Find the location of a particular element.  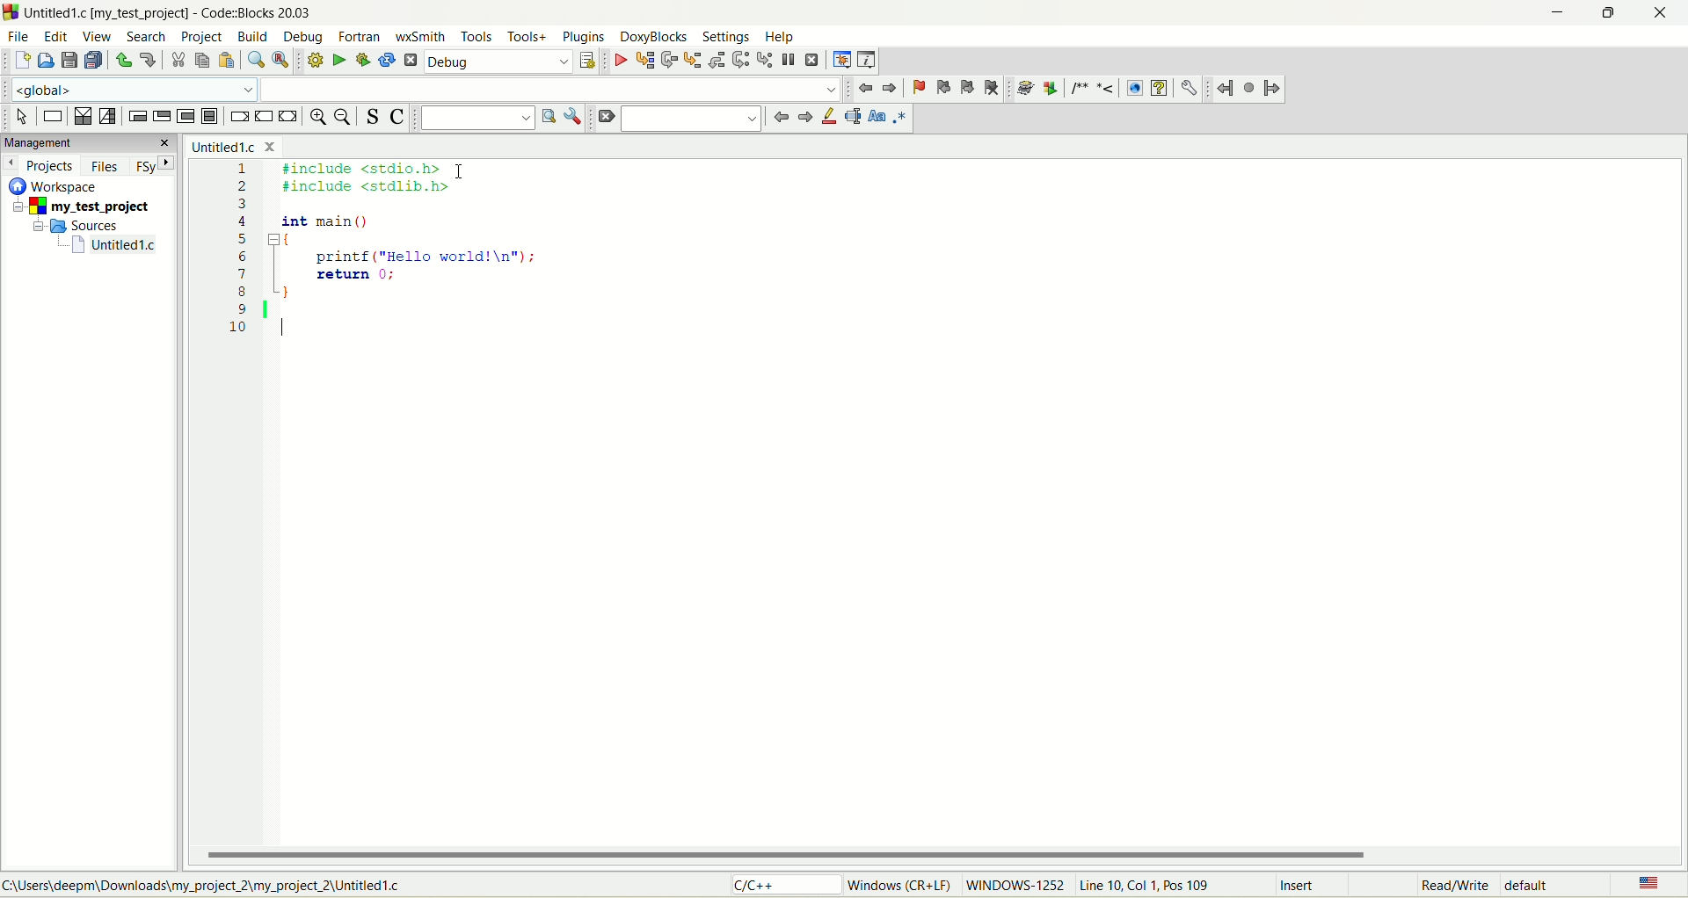

break instruction is located at coordinates (238, 116).